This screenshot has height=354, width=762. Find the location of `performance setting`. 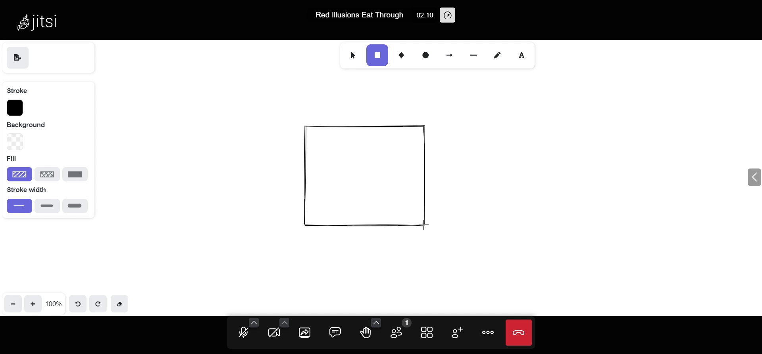

performance setting is located at coordinates (448, 15).